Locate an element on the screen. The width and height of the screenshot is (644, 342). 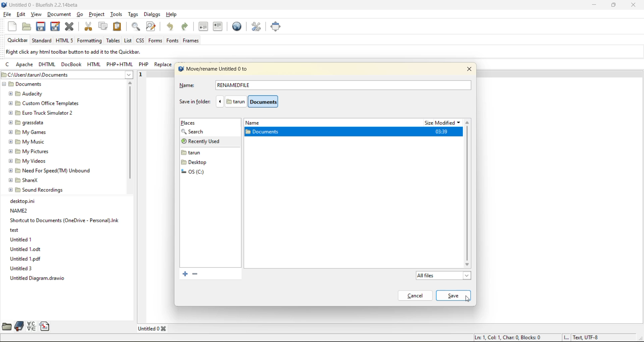
frames is located at coordinates (194, 41).